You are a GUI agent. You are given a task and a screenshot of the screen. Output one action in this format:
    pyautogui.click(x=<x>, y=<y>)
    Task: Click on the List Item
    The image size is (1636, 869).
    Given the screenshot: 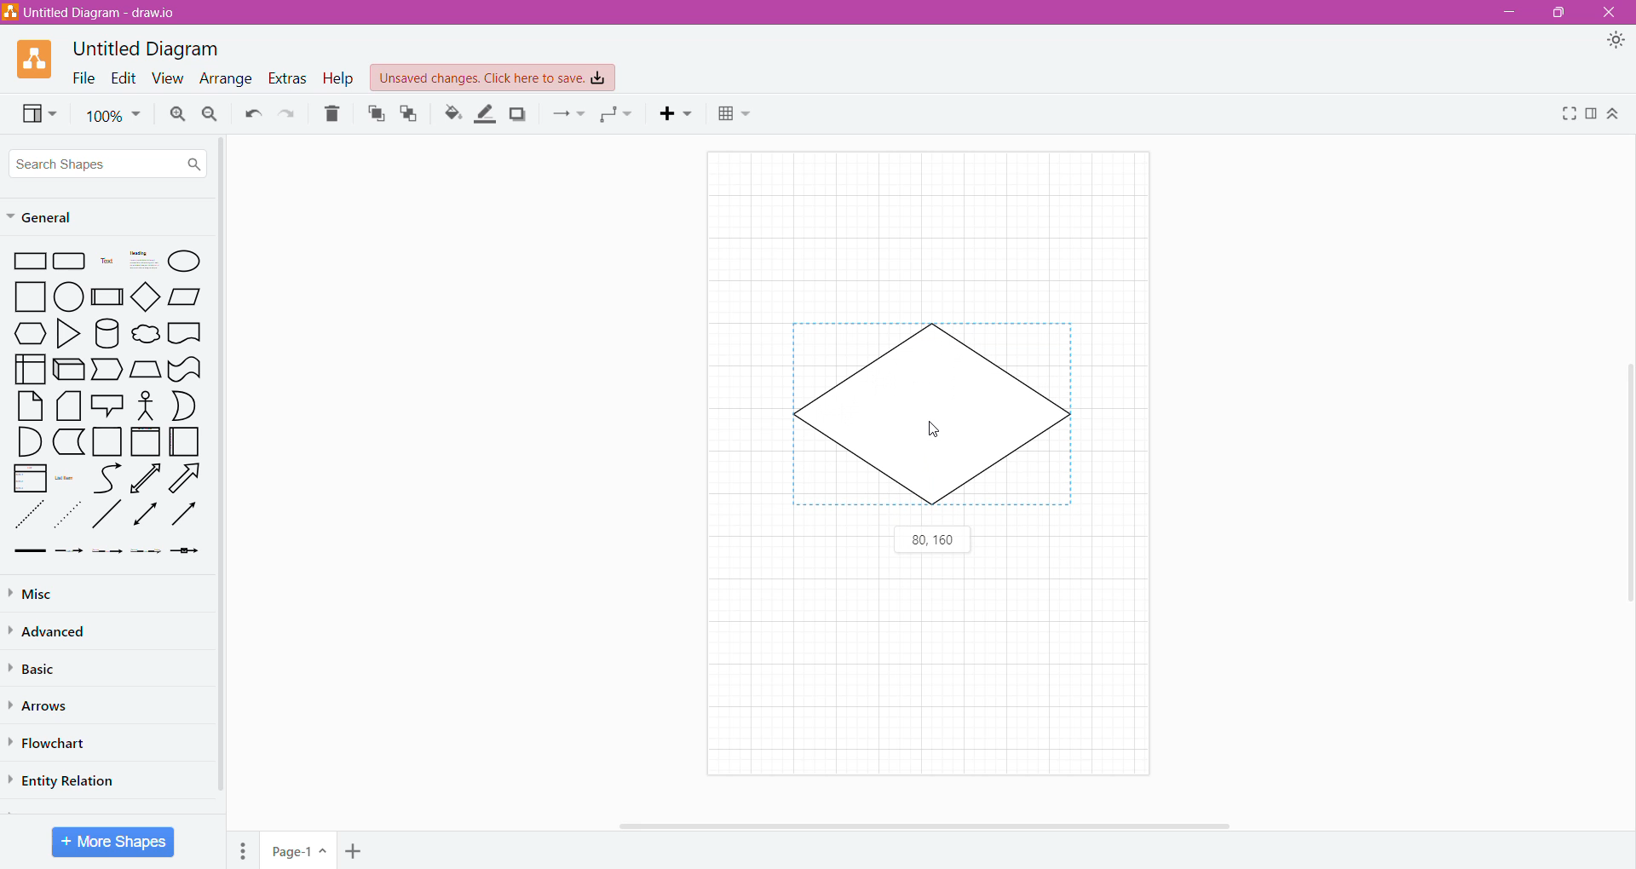 What is the action you would take?
    pyautogui.click(x=66, y=479)
    